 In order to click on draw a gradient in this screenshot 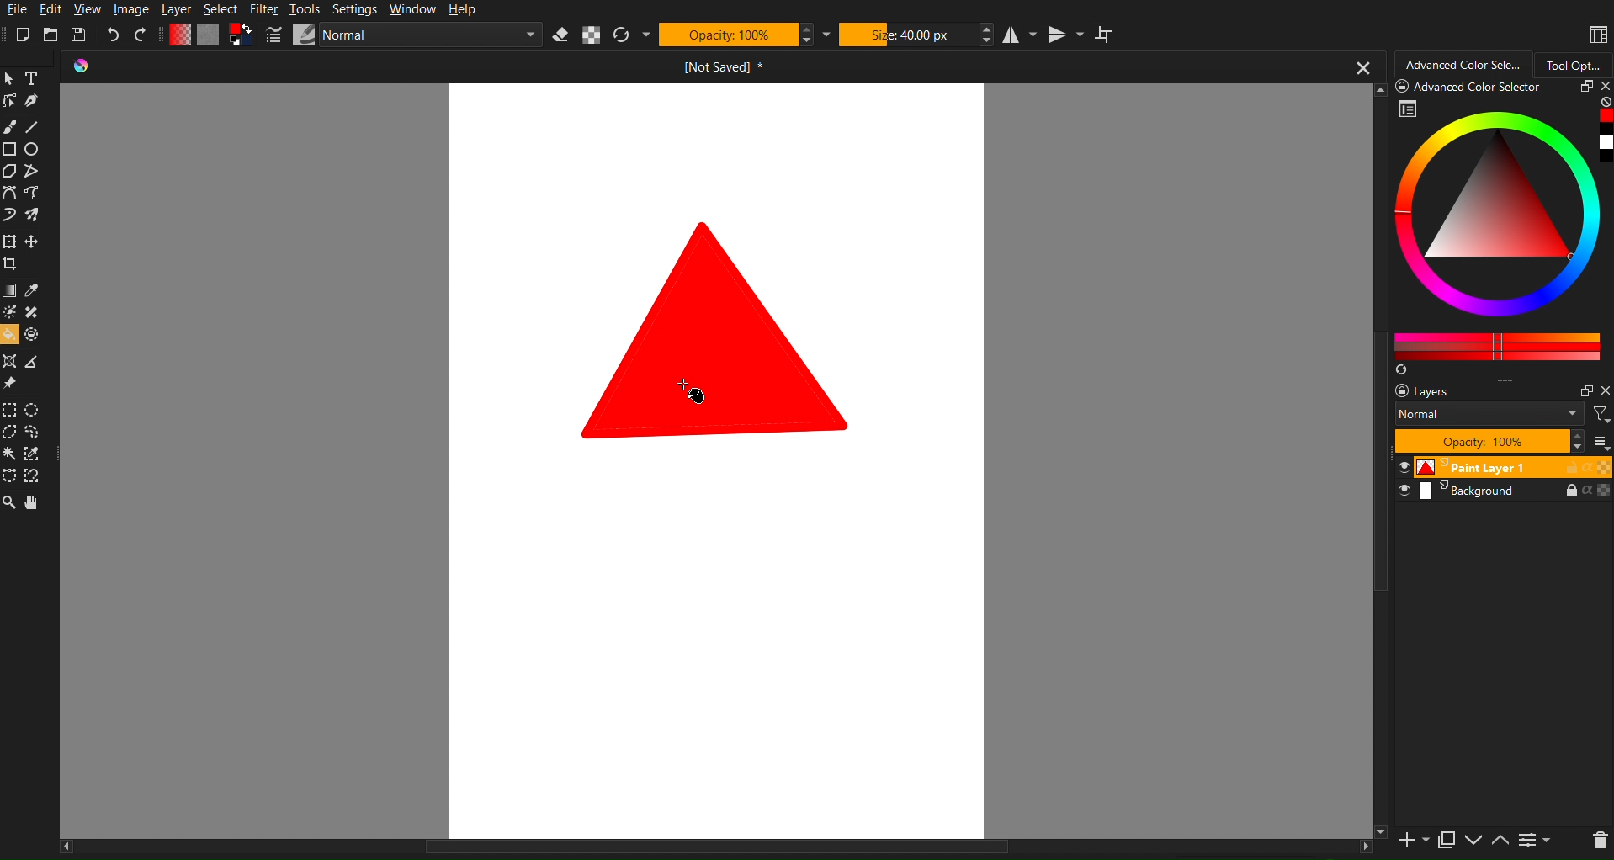, I will do `click(11, 290)`.